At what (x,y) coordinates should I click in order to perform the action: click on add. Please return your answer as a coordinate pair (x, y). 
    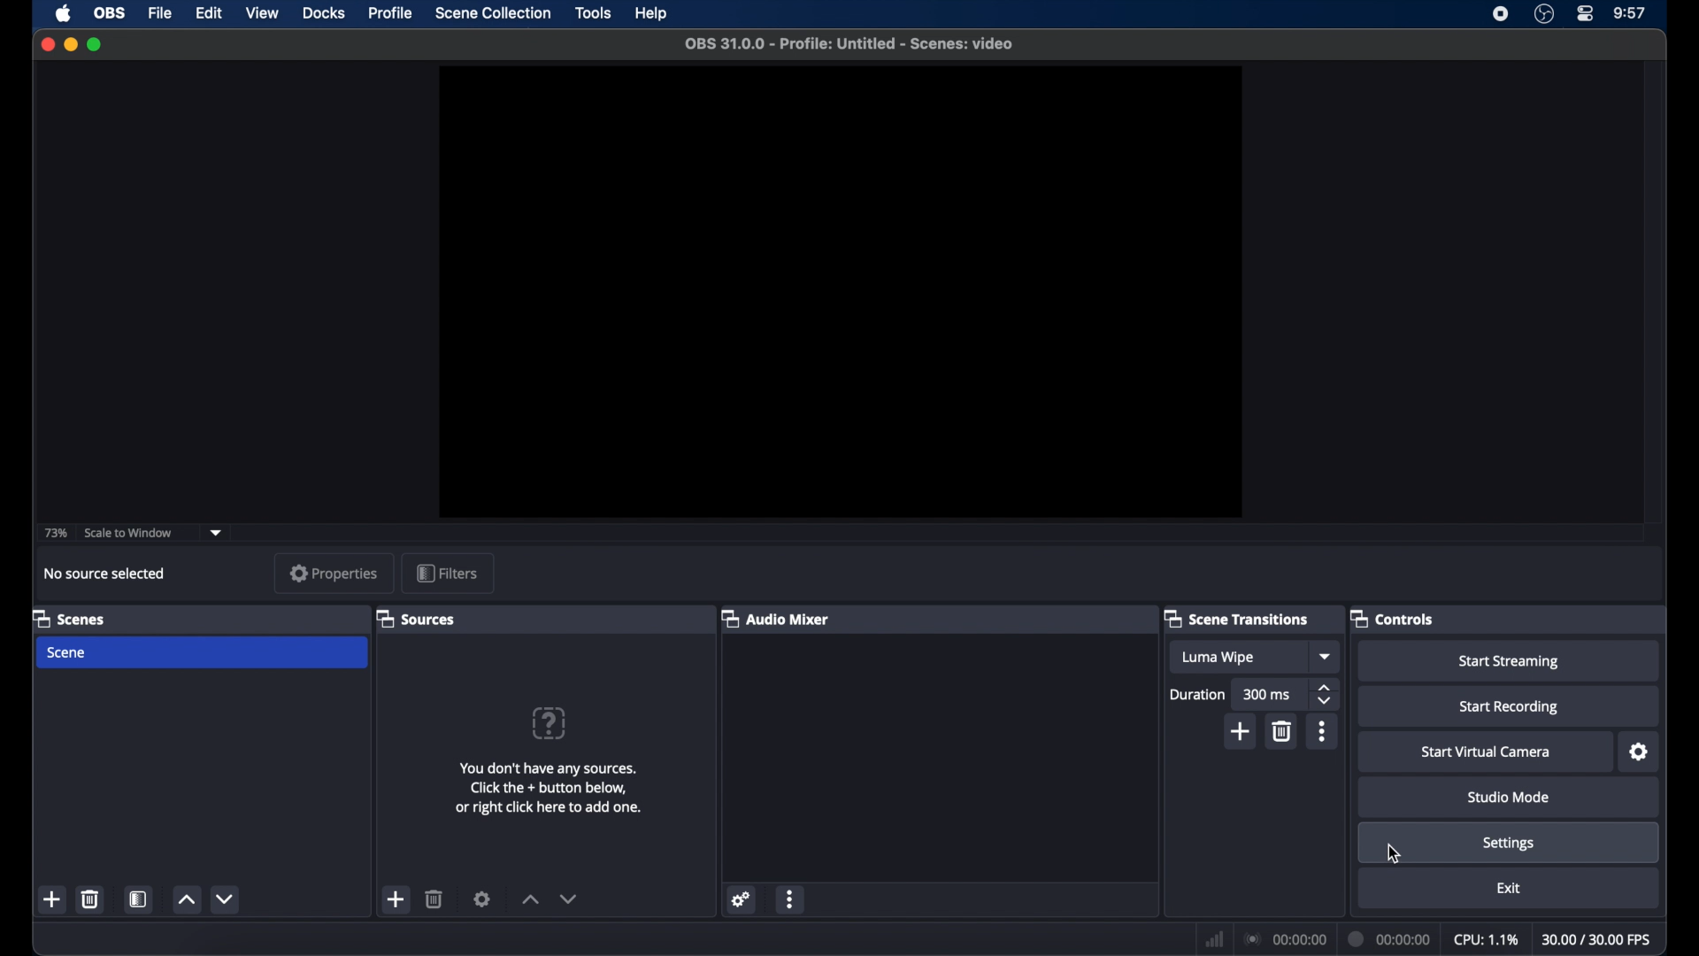
    Looking at the image, I should click on (54, 899).